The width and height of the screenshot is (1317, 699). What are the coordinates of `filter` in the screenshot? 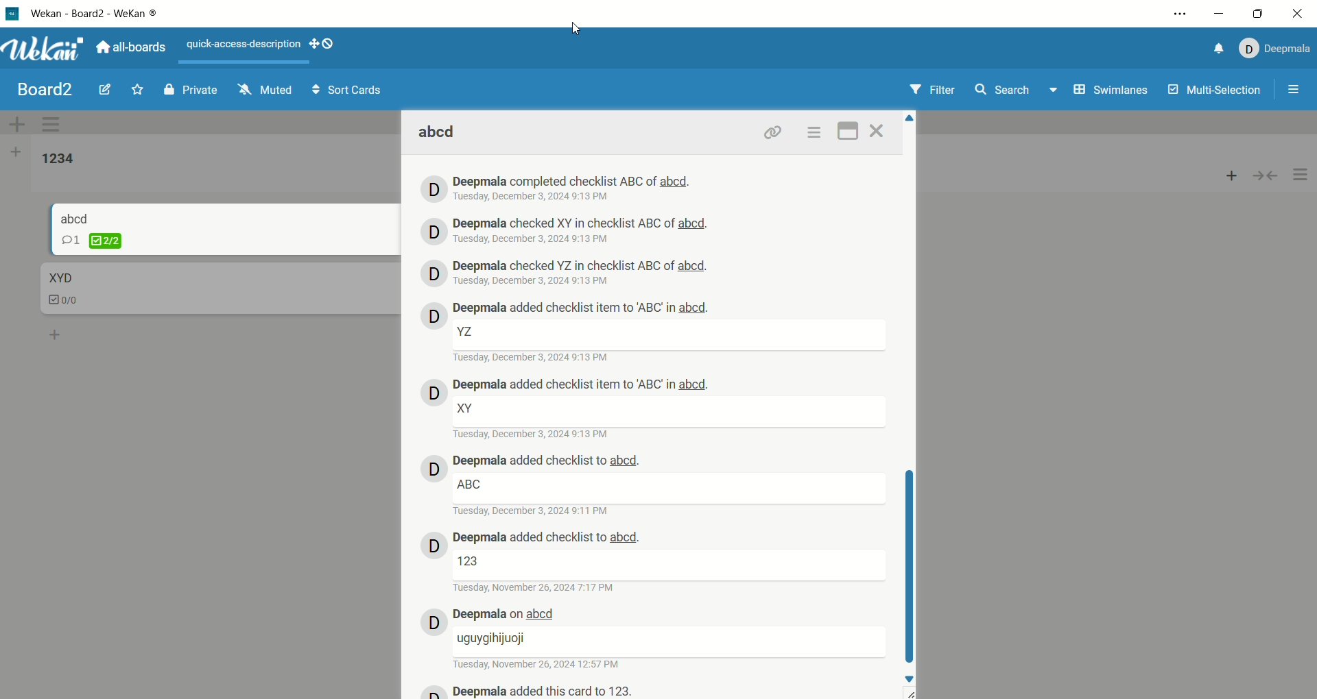 It's located at (935, 90).